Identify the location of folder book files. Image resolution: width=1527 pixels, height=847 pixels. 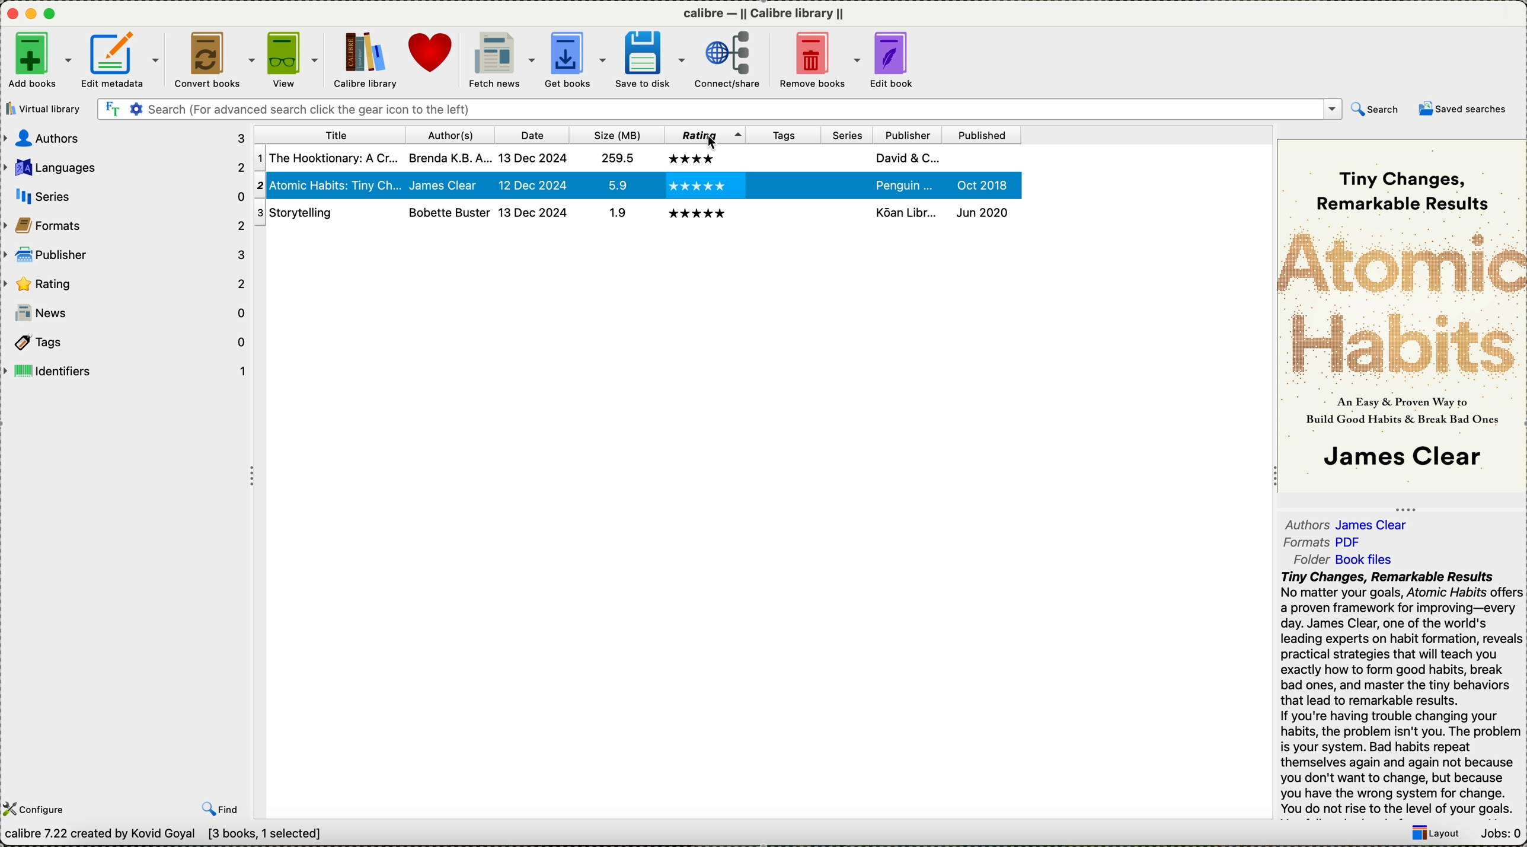
(1304, 559).